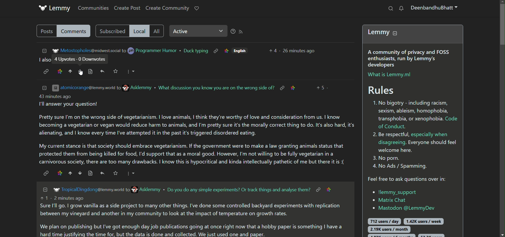  What do you see at coordinates (102, 173) in the screenshot?
I see `undo` at bounding box center [102, 173].